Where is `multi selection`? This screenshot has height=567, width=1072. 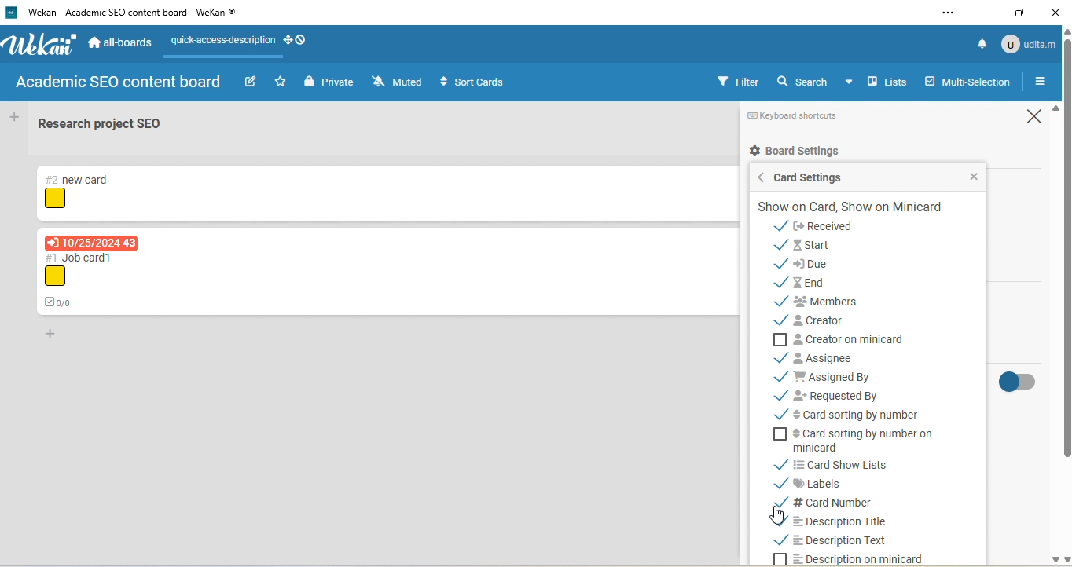 multi selection is located at coordinates (969, 83).